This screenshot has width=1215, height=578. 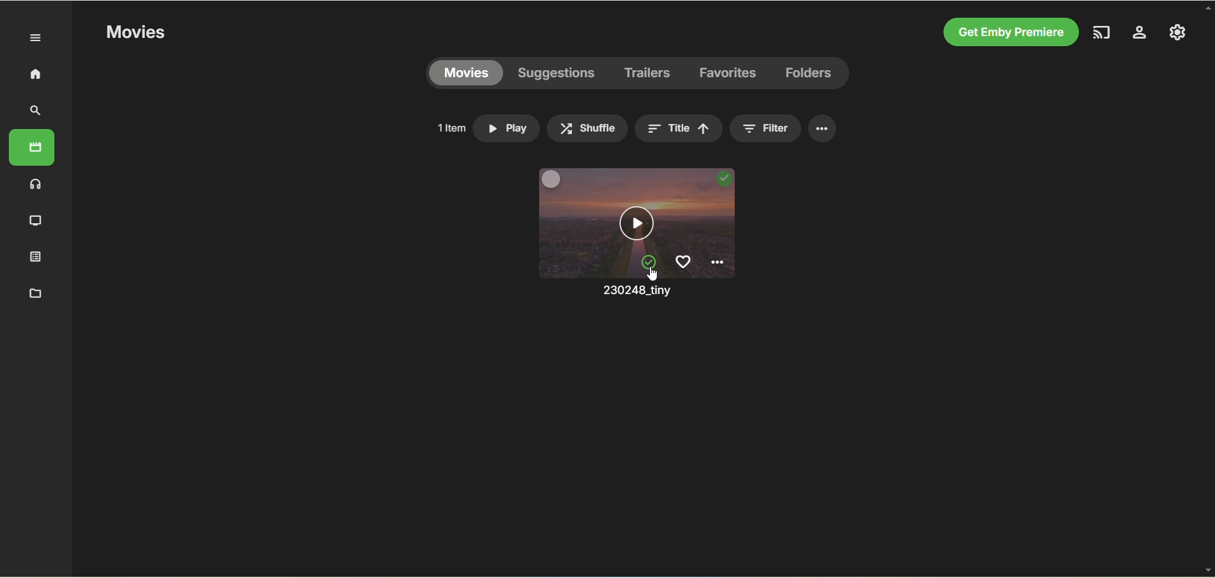 I want to click on shuffle, so click(x=587, y=129).